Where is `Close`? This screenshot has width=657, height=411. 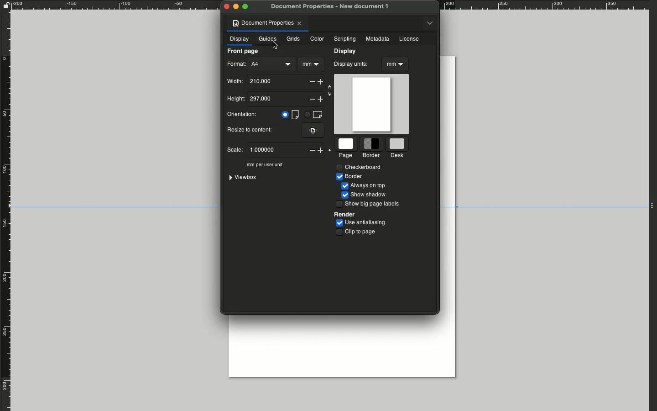 Close is located at coordinates (225, 6).